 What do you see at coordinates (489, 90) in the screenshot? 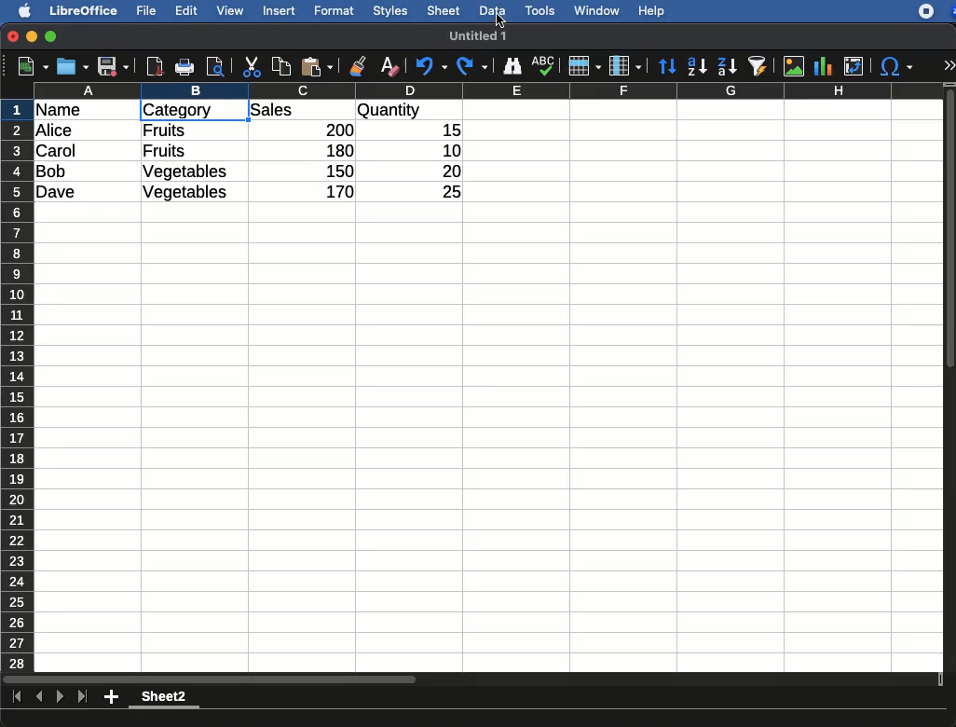
I see `column` at bounding box center [489, 90].